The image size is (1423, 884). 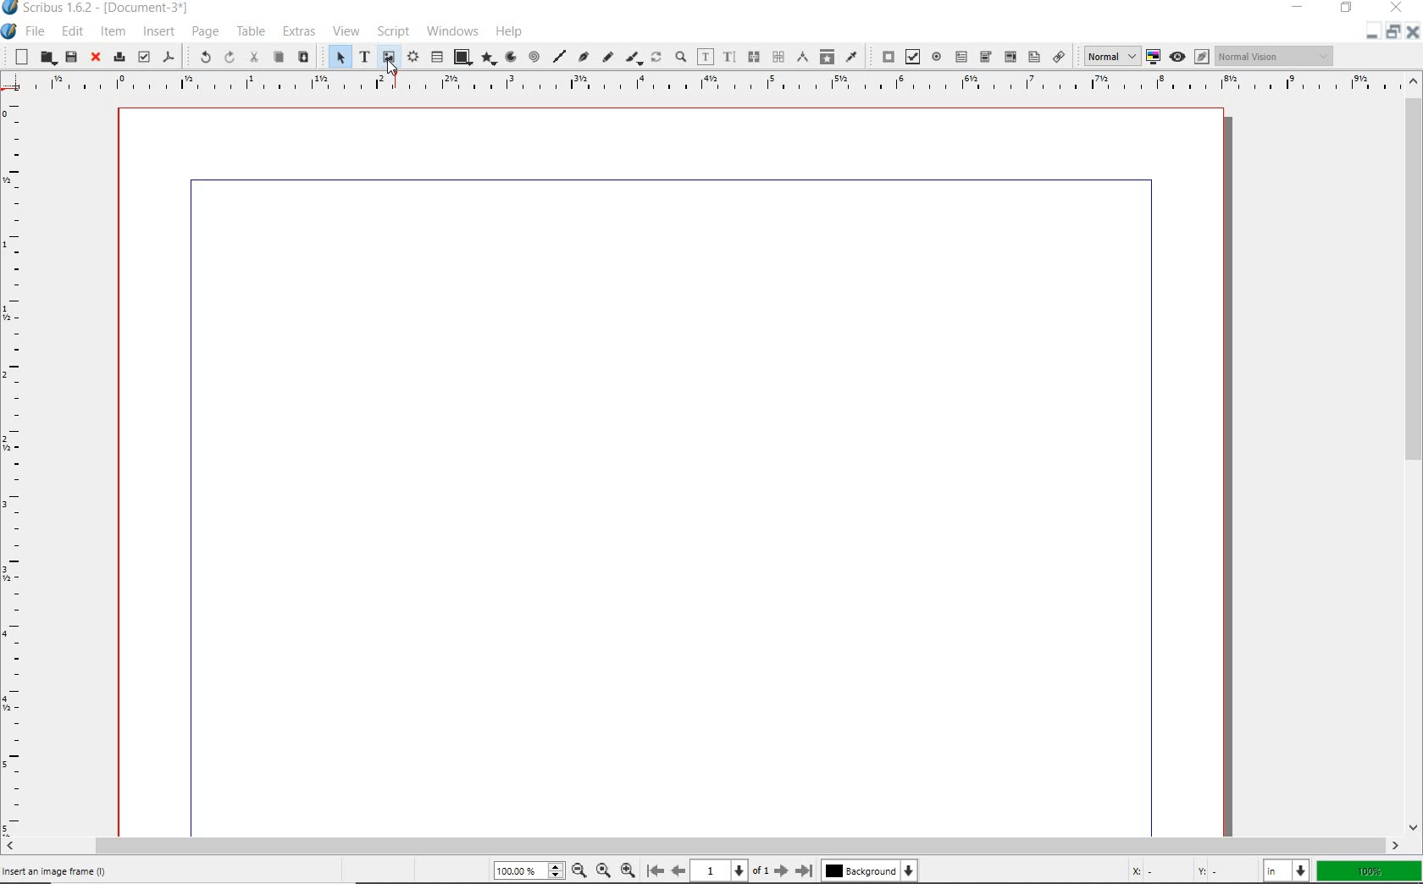 I want to click on pdf push button, so click(x=883, y=56).